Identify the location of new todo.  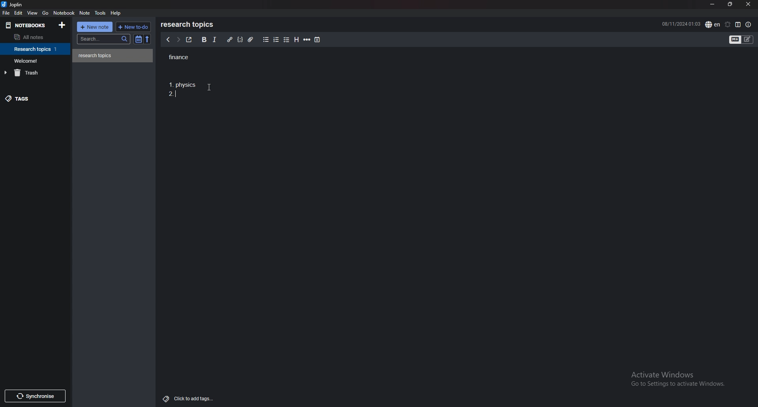
(133, 26).